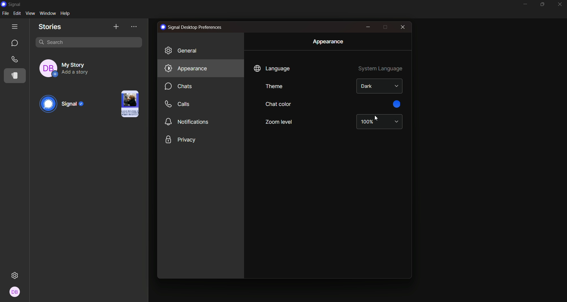 This screenshot has height=302, width=567. Describe the element at coordinates (402, 27) in the screenshot. I see `close` at that location.